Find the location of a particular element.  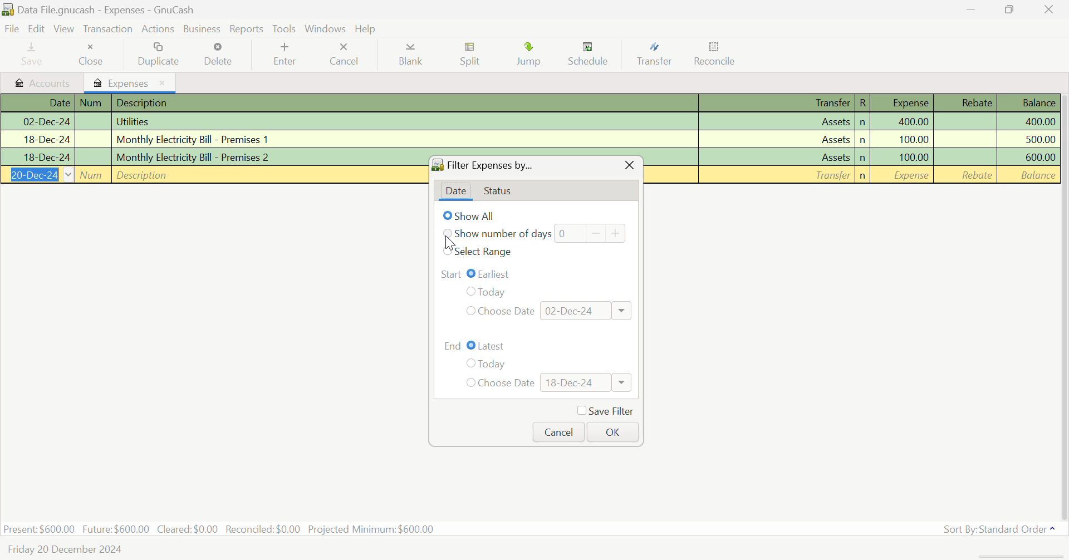

Rebate is located at coordinates (966, 103).